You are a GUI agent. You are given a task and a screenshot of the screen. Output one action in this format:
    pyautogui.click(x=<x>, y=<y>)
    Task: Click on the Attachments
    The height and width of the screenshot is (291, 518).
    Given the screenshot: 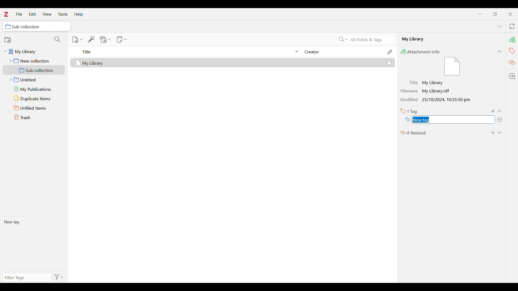 What is the action you would take?
    pyautogui.click(x=390, y=52)
    